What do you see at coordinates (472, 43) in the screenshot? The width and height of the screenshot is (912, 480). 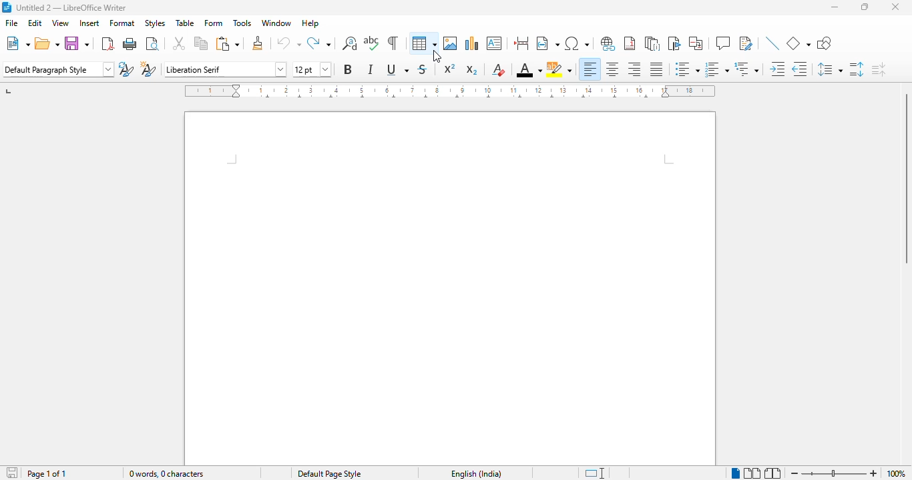 I see `insert chart` at bounding box center [472, 43].